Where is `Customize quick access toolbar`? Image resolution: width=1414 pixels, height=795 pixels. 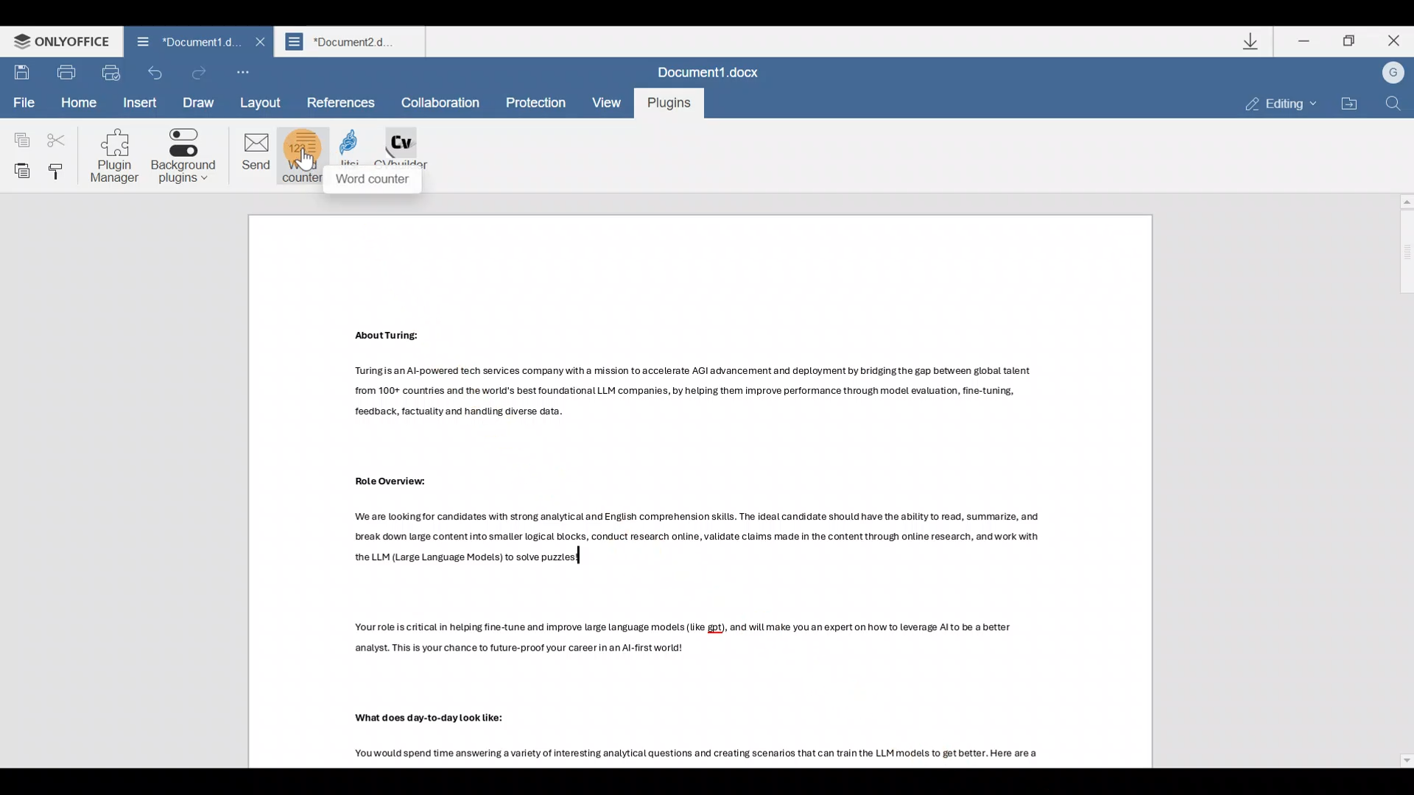
Customize quick access toolbar is located at coordinates (240, 68).